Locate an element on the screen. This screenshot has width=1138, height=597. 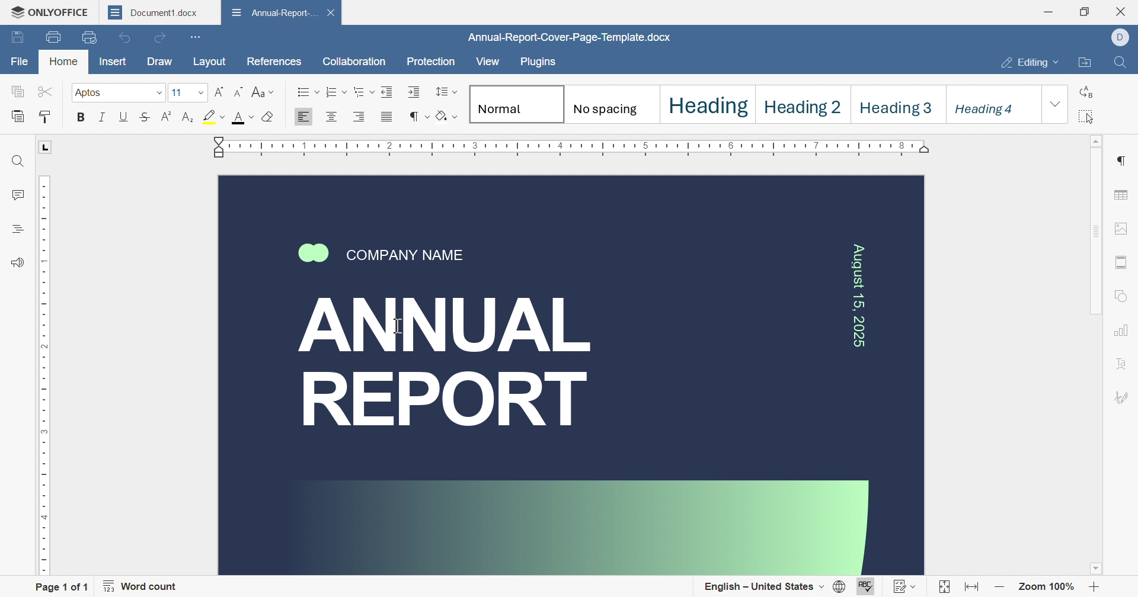
highlight color is located at coordinates (215, 117).